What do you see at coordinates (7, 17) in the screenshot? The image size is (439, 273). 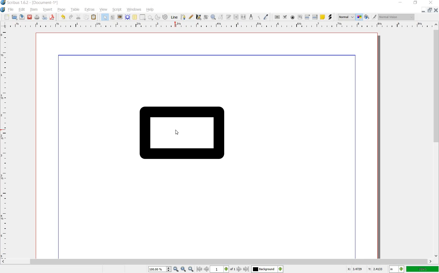 I see `new` at bounding box center [7, 17].